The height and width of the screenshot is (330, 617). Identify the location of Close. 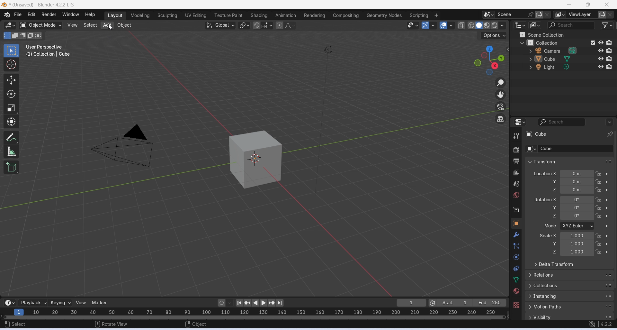
(607, 5).